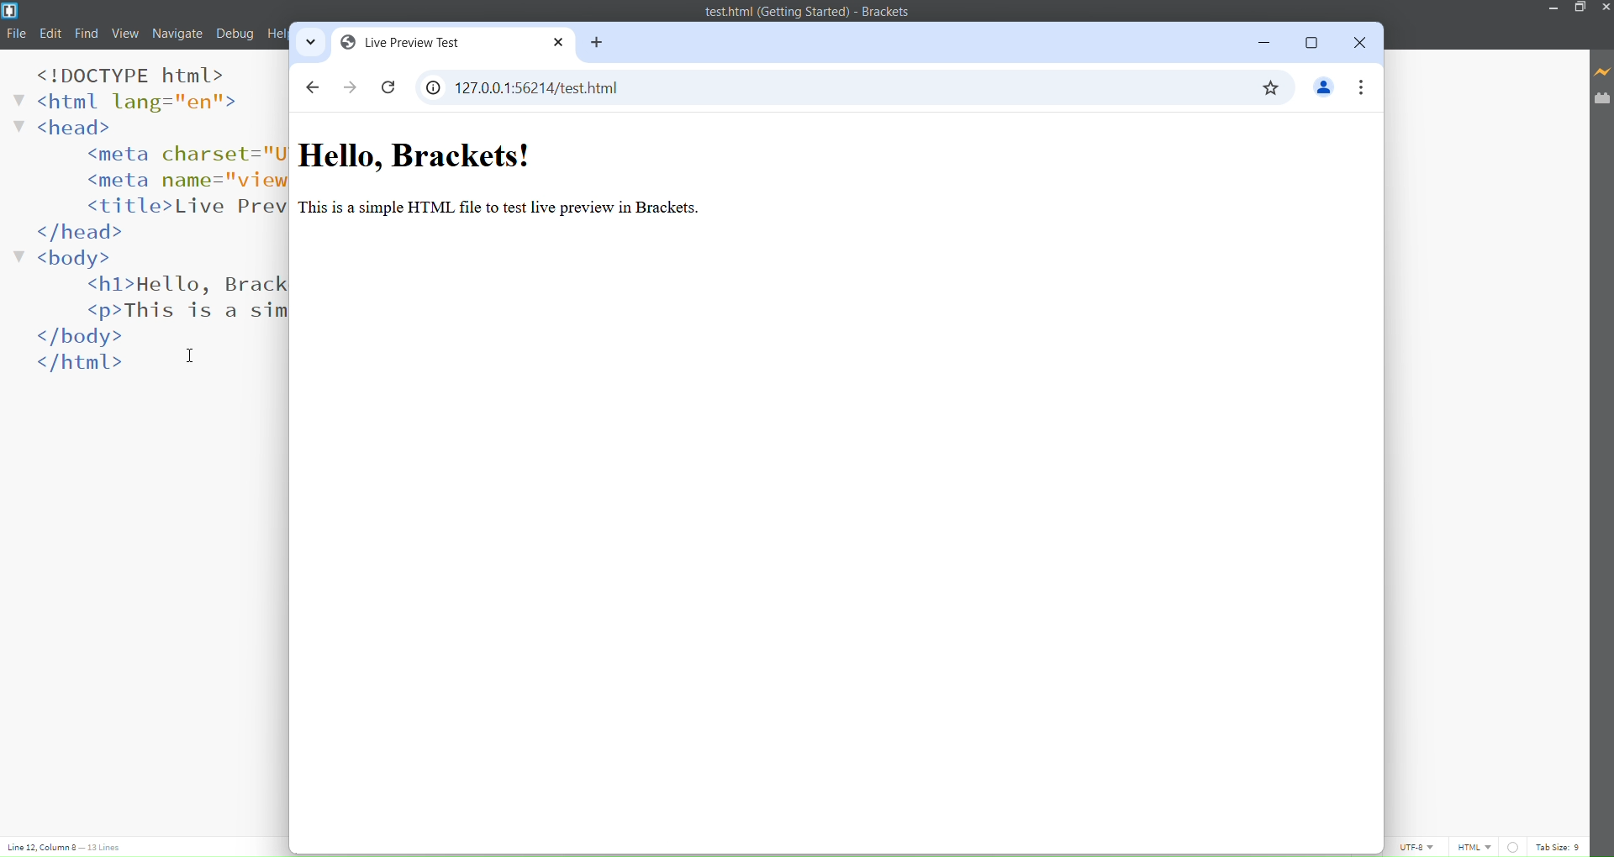 This screenshot has height=857, width=1614. I want to click on Profile/Account, so click(1322, 88).